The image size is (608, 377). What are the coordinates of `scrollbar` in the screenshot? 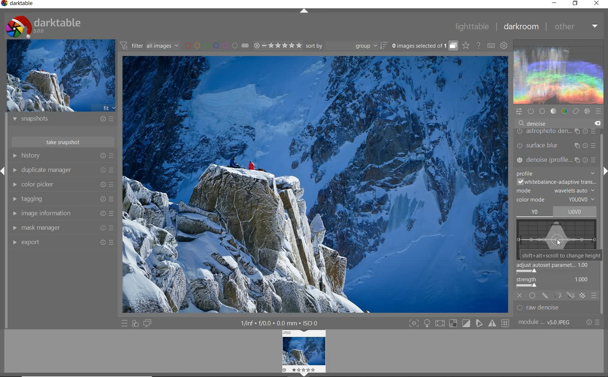 It's located at (602, 195).